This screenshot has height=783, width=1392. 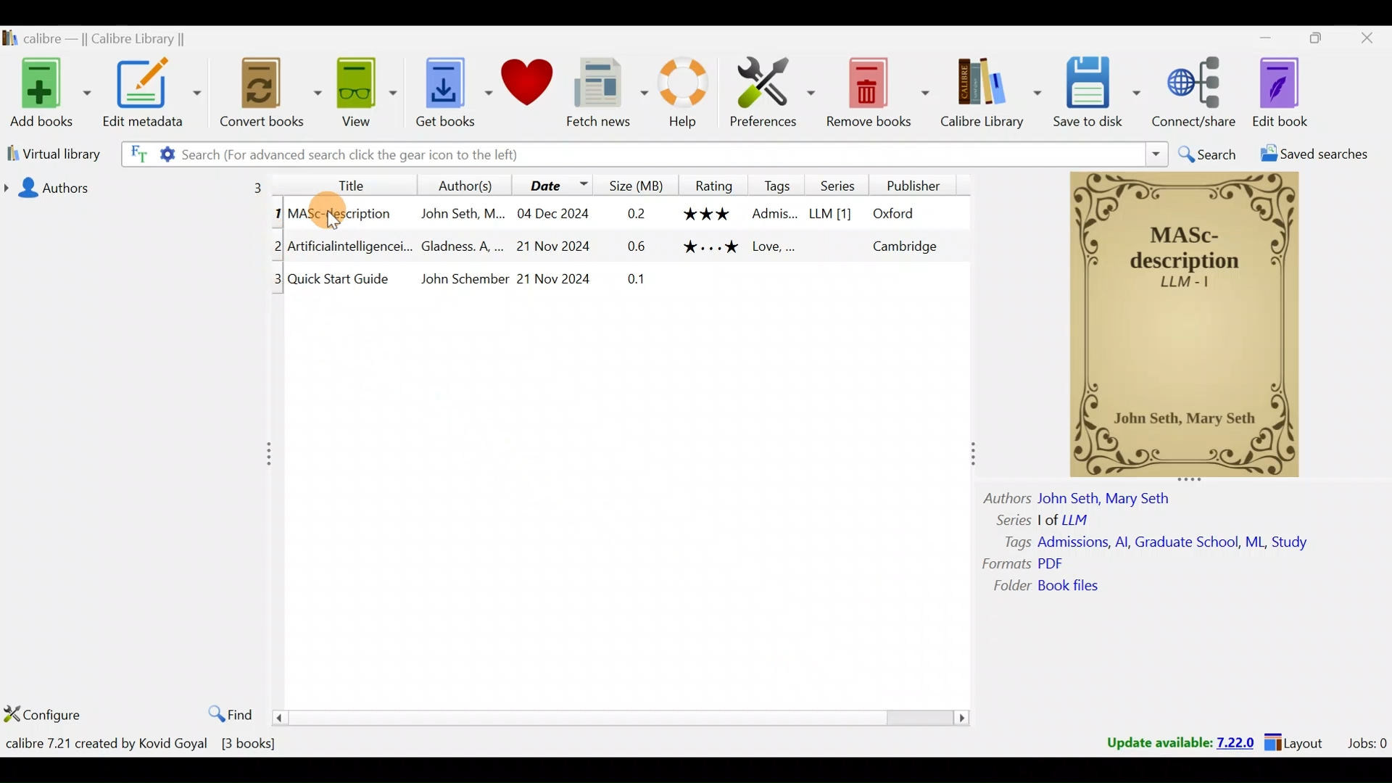 I want to click on , so click(x=463, y=247).